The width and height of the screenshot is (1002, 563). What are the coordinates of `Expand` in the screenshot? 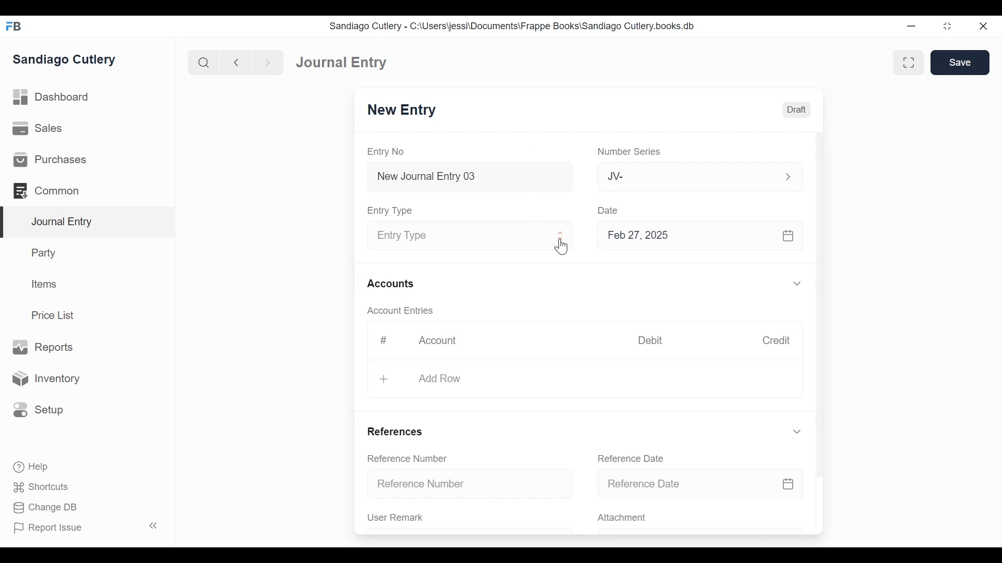 It's located at (798, 432).